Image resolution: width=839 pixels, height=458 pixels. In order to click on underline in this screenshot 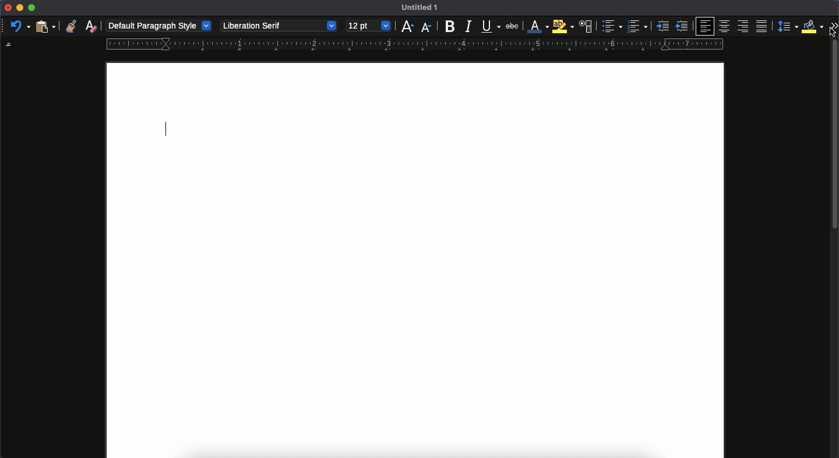, I will do `click(490, 26)`.